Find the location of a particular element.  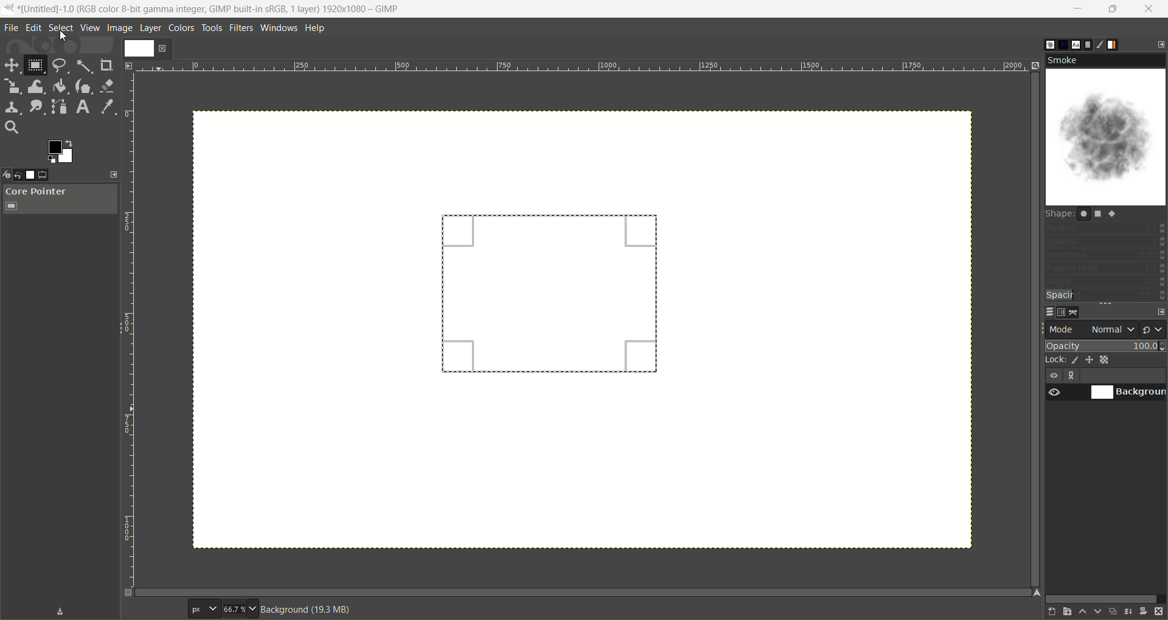

core pointer is located at coordinates (60, 201).